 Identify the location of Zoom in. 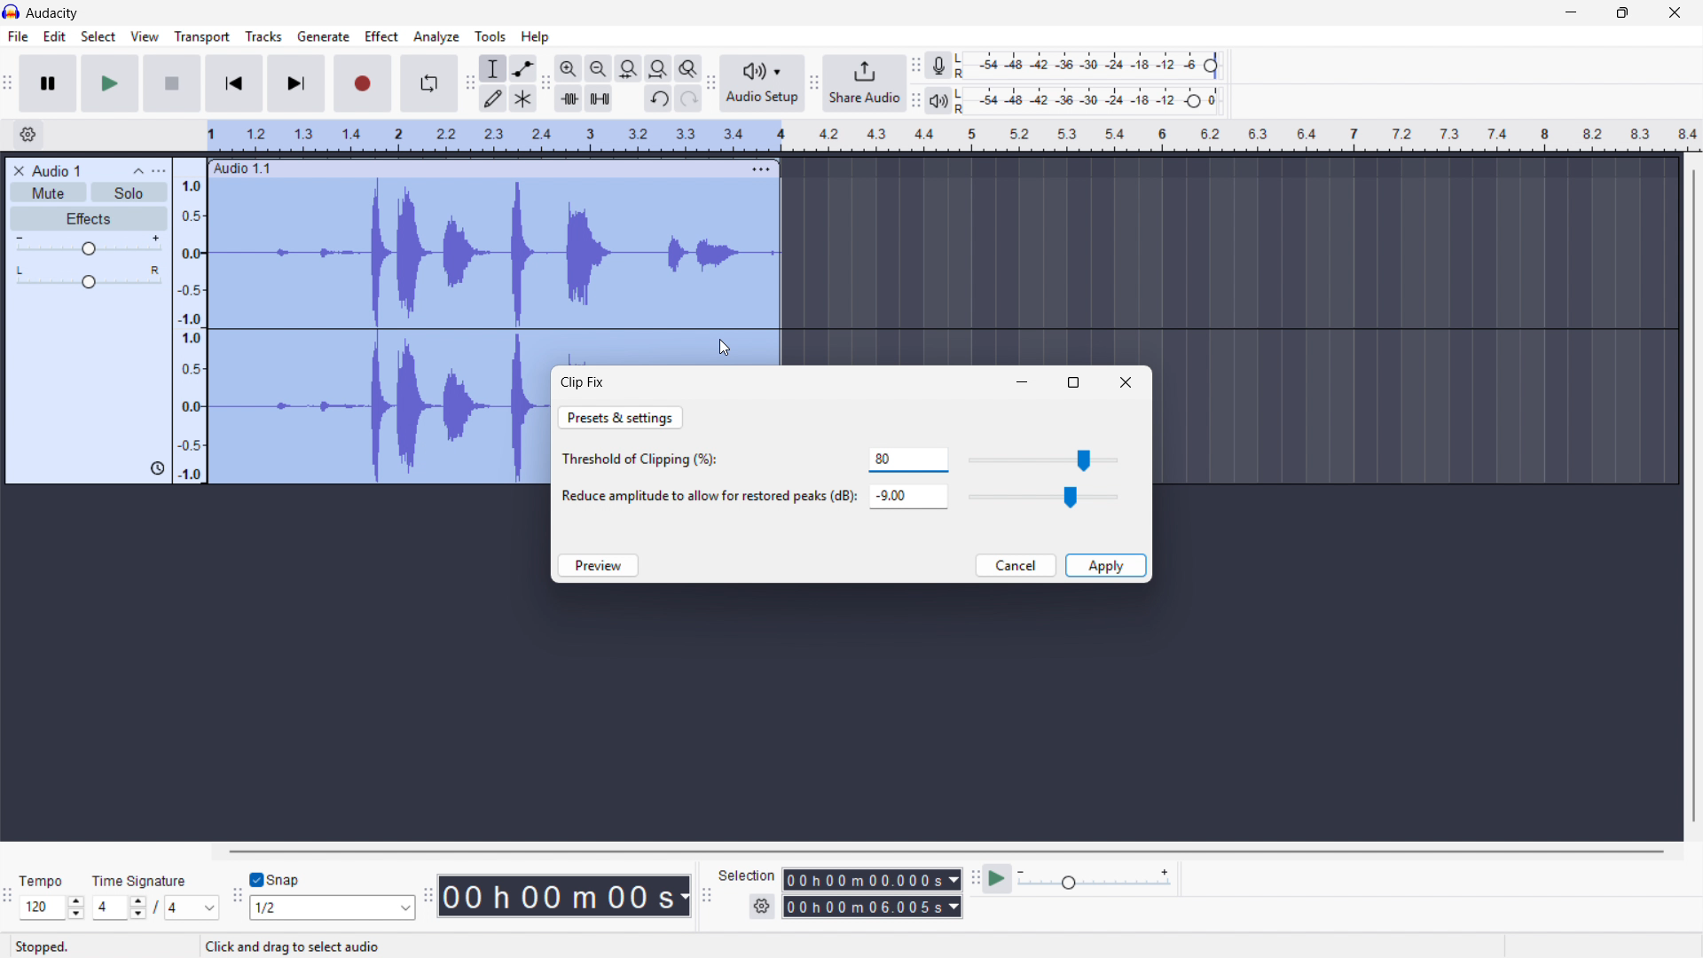
(569, 68).